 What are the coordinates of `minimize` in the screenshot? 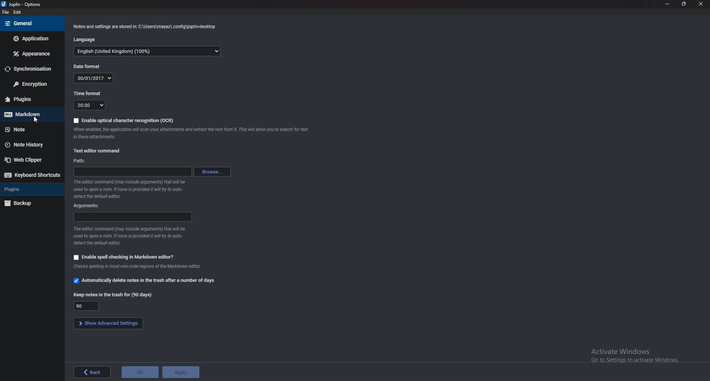 It's located at (667, 4).